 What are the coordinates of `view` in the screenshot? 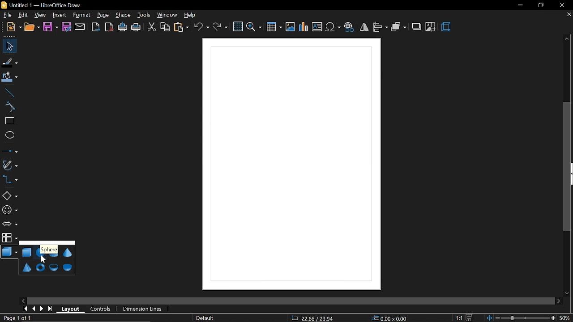 It's located at (40, 14).